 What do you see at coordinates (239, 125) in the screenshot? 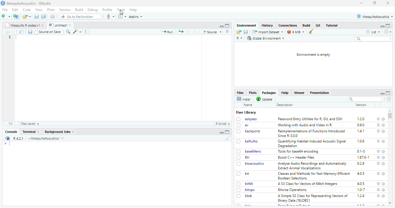
I see `checkbox` at bounding box center [239, 125].